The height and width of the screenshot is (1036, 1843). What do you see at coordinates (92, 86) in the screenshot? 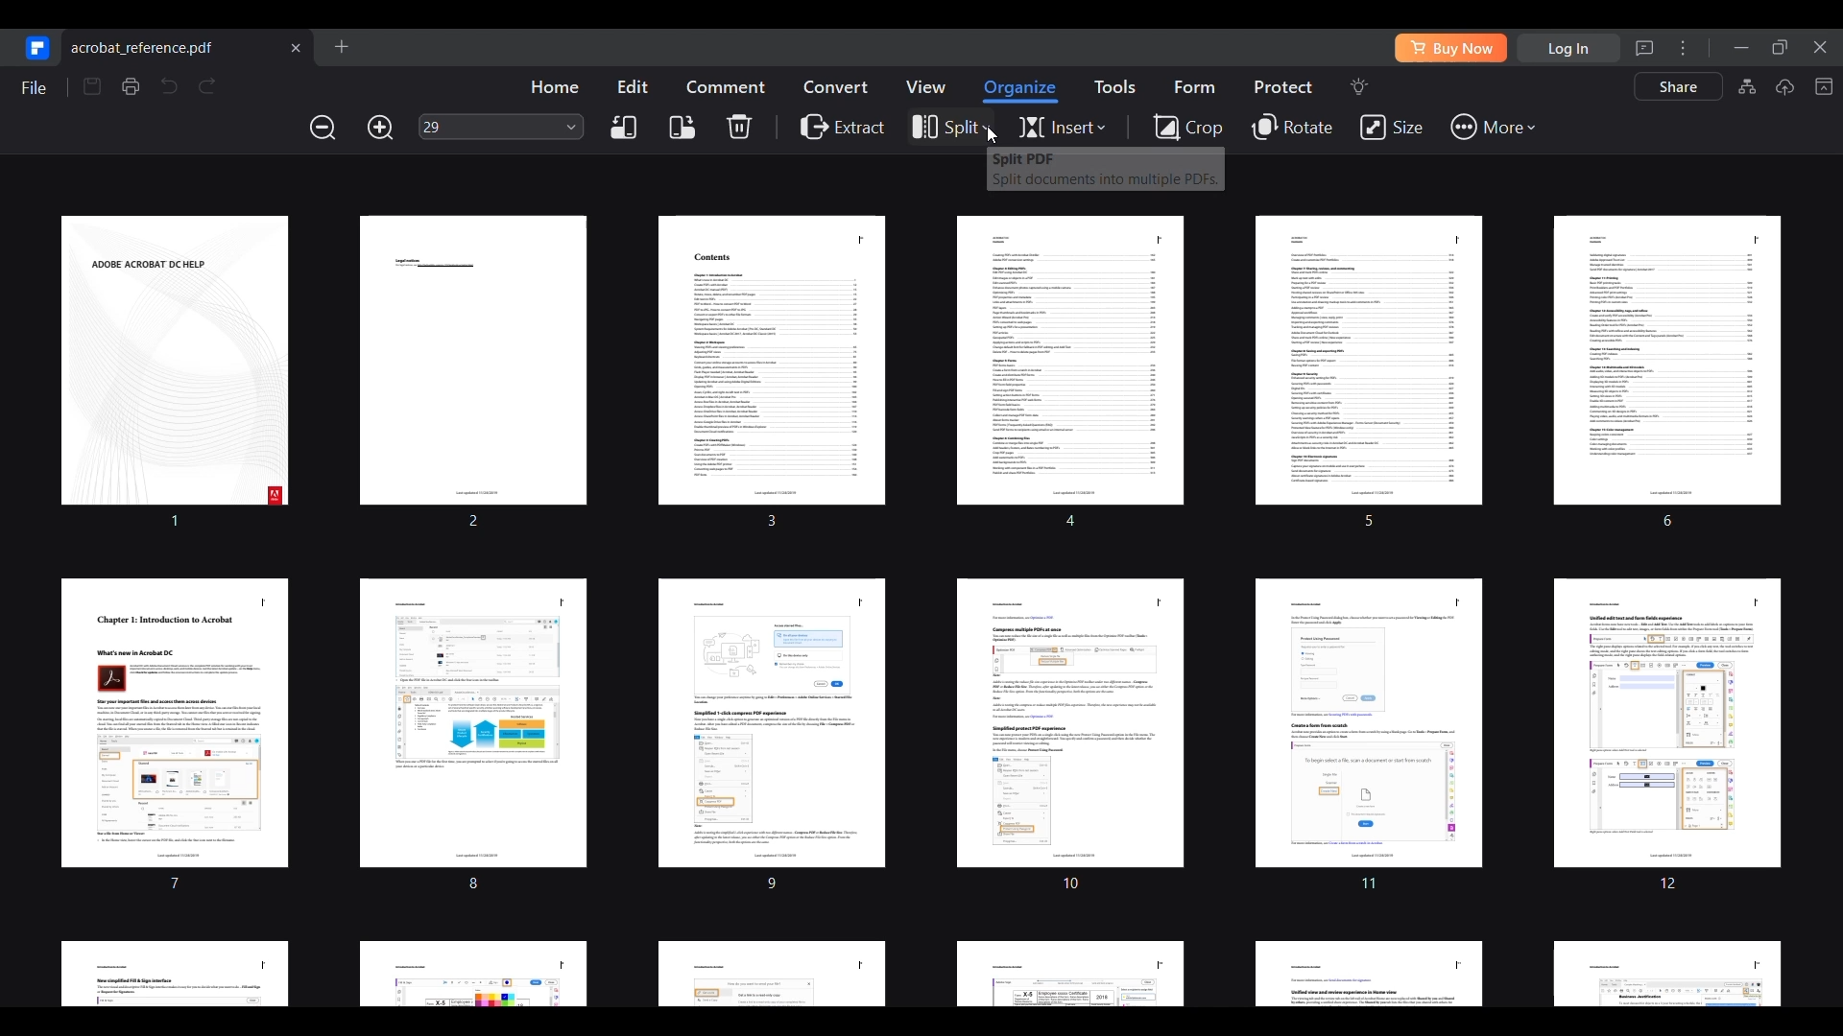
I see `Save` at bounding box center [92, 86].